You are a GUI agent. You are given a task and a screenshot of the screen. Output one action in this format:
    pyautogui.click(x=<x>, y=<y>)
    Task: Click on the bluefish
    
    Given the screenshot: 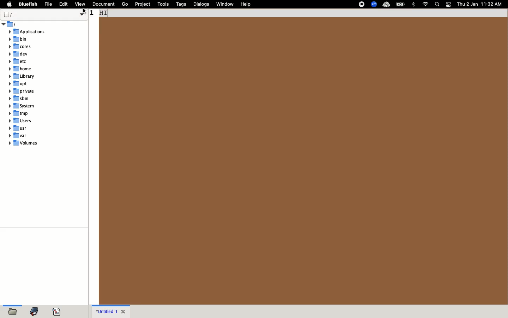 What is the action you would take?
    pyautogui.click(x=28, y=4)
    